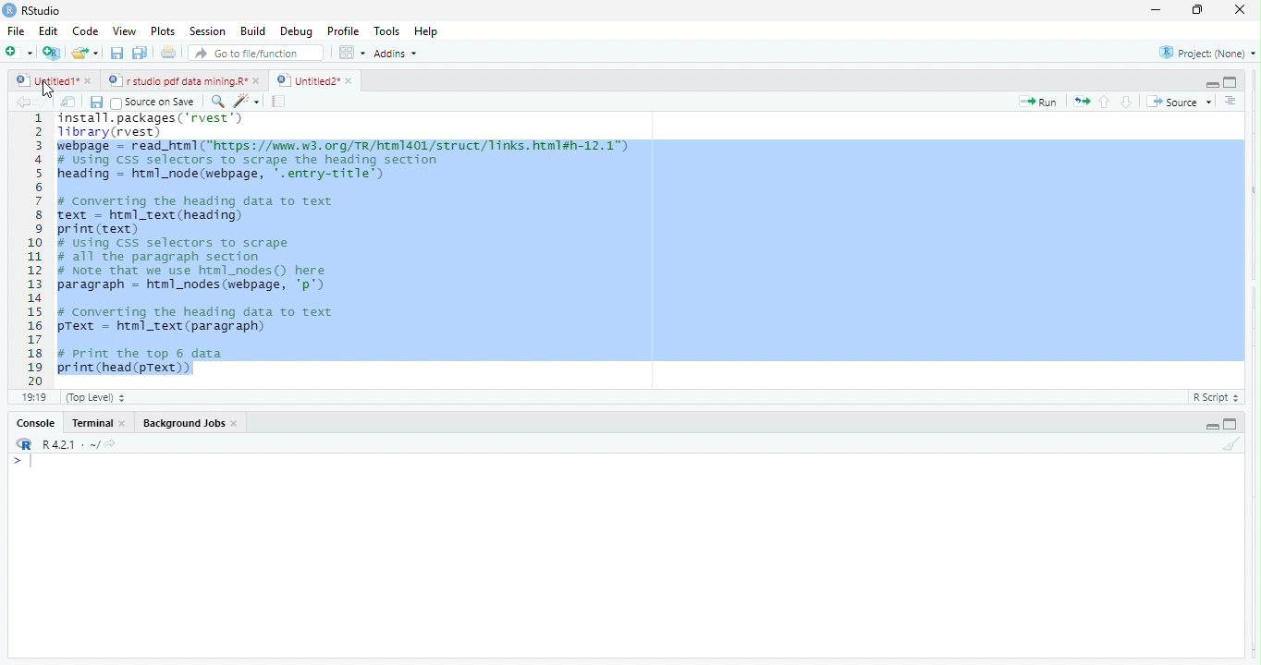  Describe the element at coordinates (116, 54) in the screenshot. I see `save current document` at that location.